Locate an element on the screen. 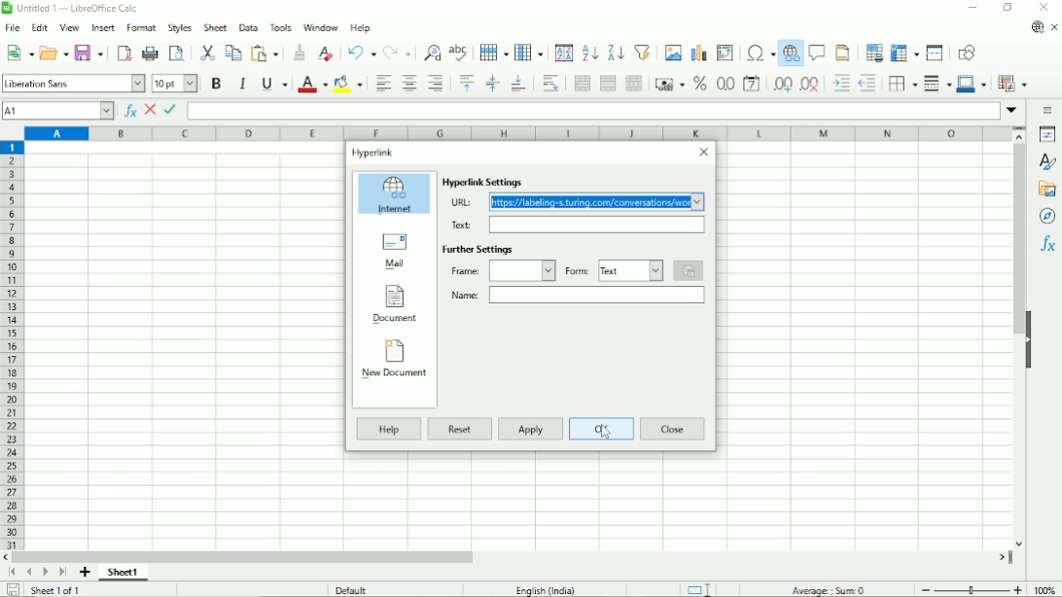  Border color is located at coordinates (973, 85).